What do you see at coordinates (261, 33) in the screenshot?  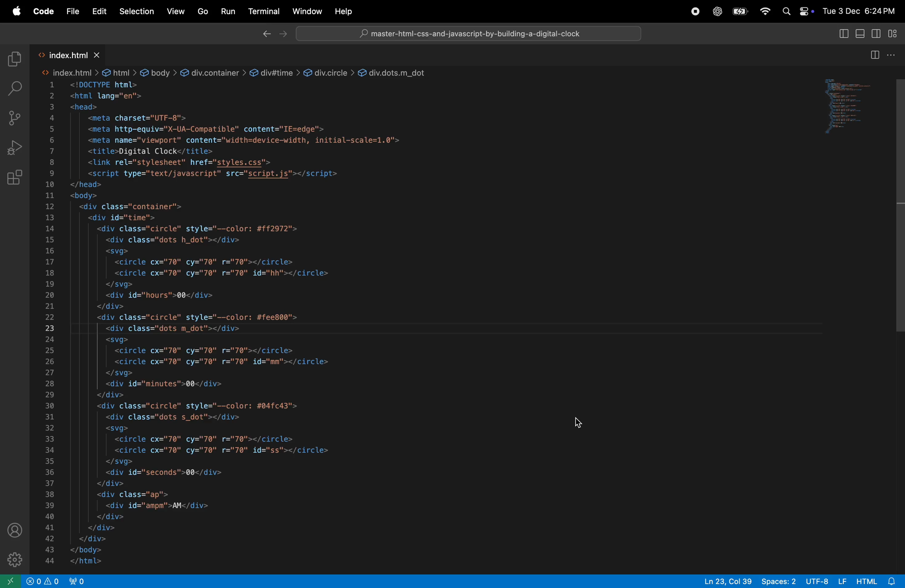 I see `back ward` at bounding box center [261, 33].